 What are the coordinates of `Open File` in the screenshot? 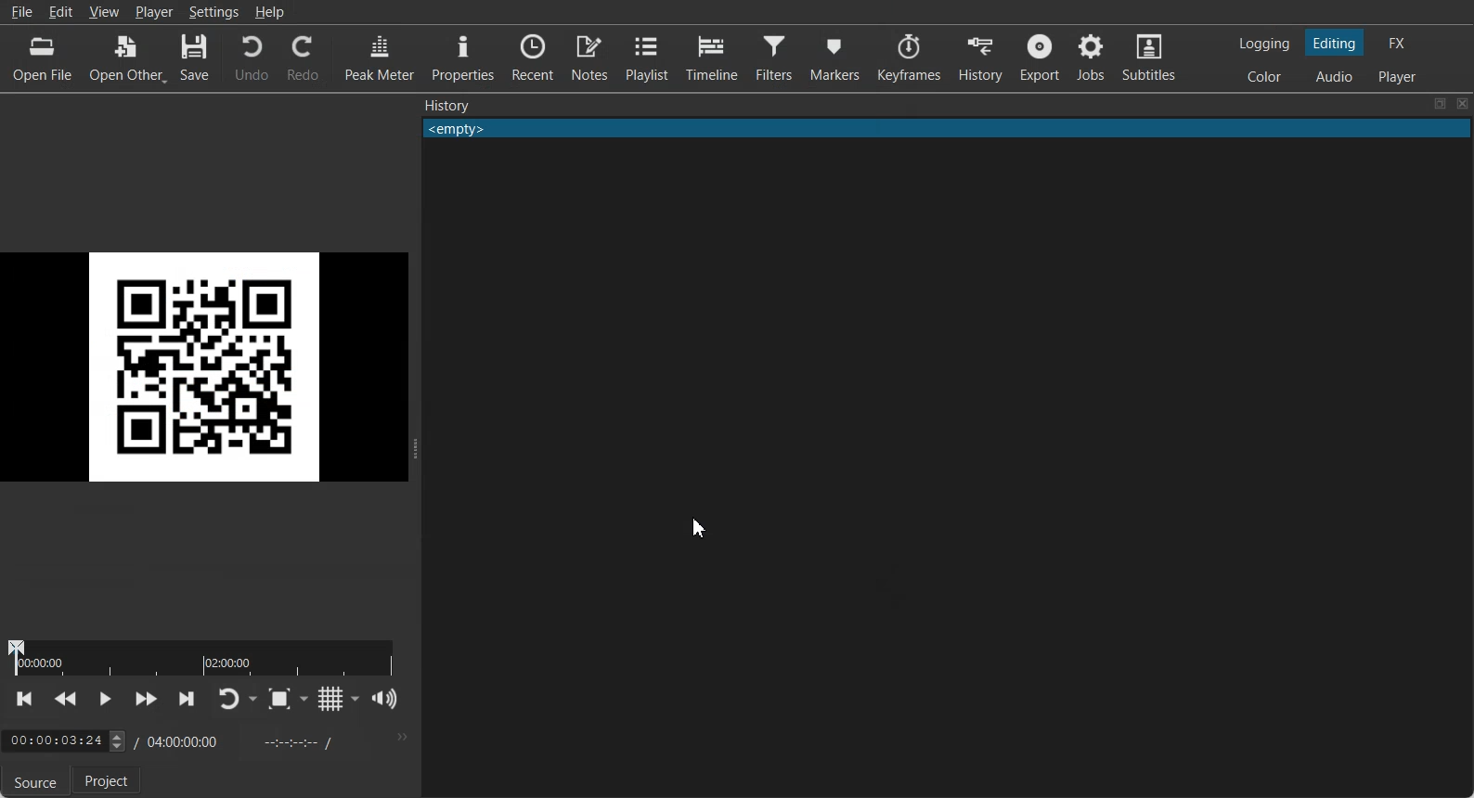 It's located at (44, 56).